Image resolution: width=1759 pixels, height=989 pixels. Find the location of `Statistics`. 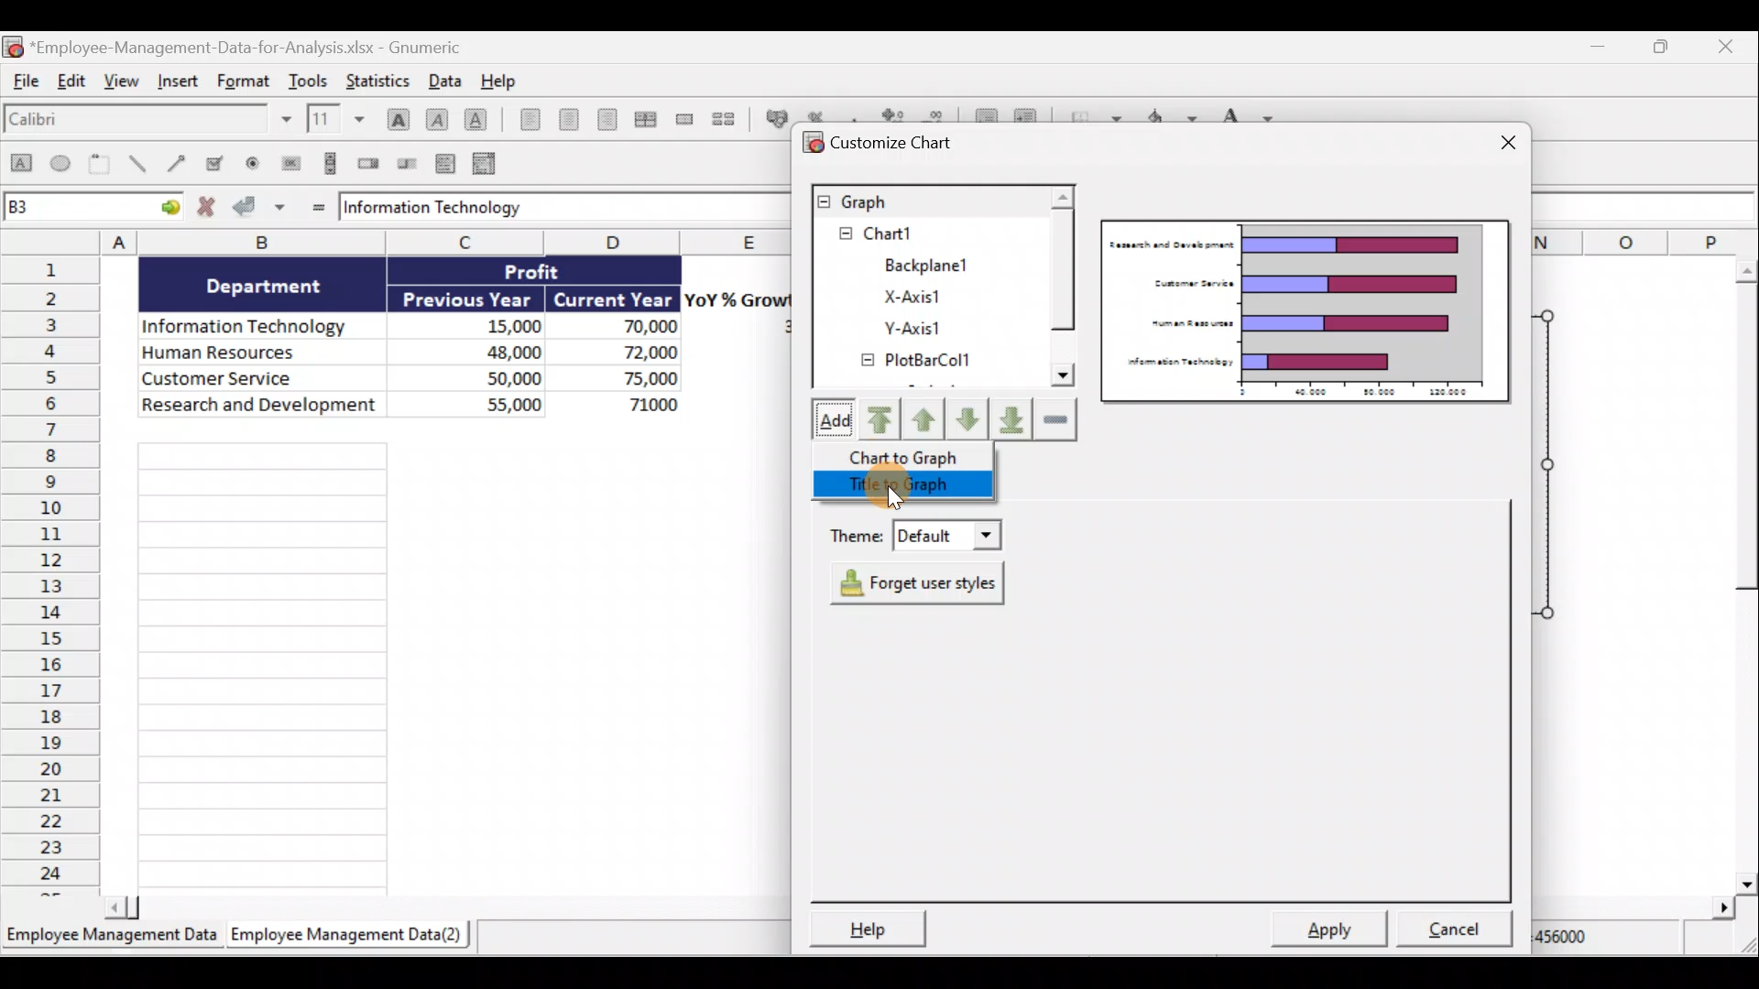

Statistics is located at coordinates (383, 80).